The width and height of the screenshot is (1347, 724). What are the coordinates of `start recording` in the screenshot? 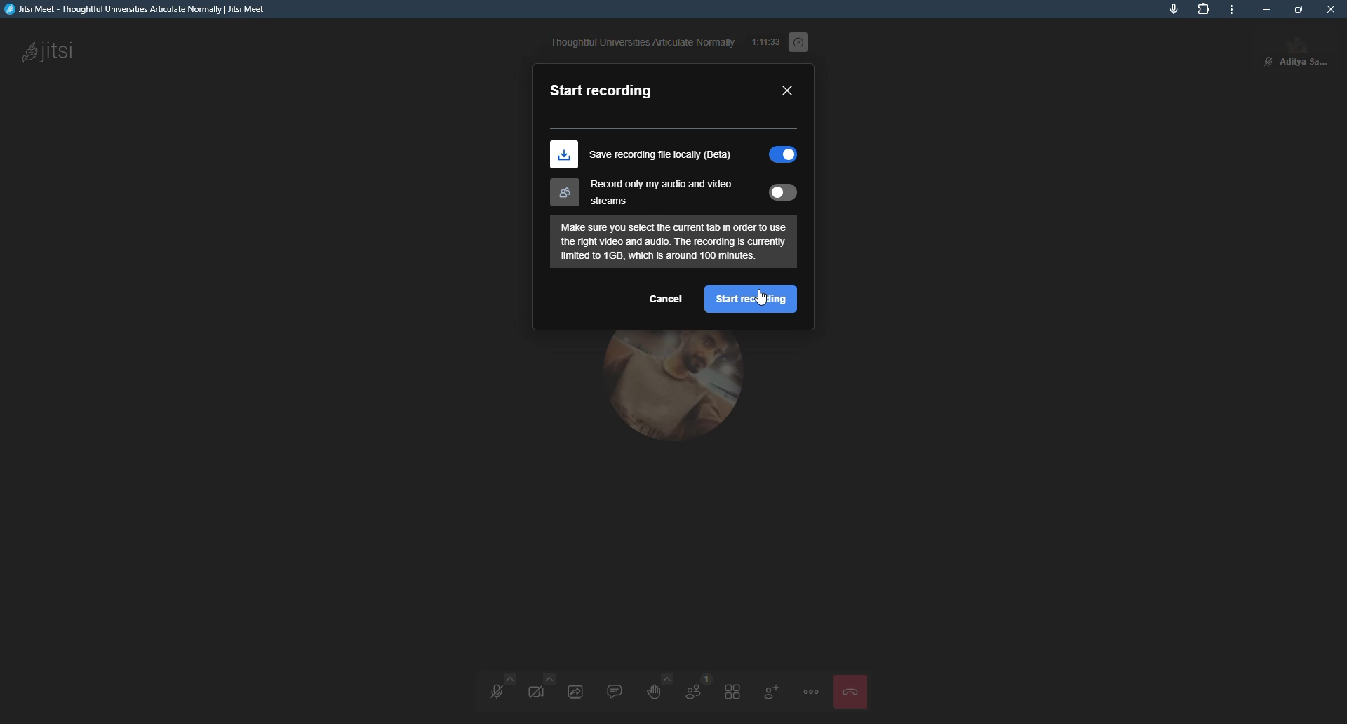 It's located at (752, 300).